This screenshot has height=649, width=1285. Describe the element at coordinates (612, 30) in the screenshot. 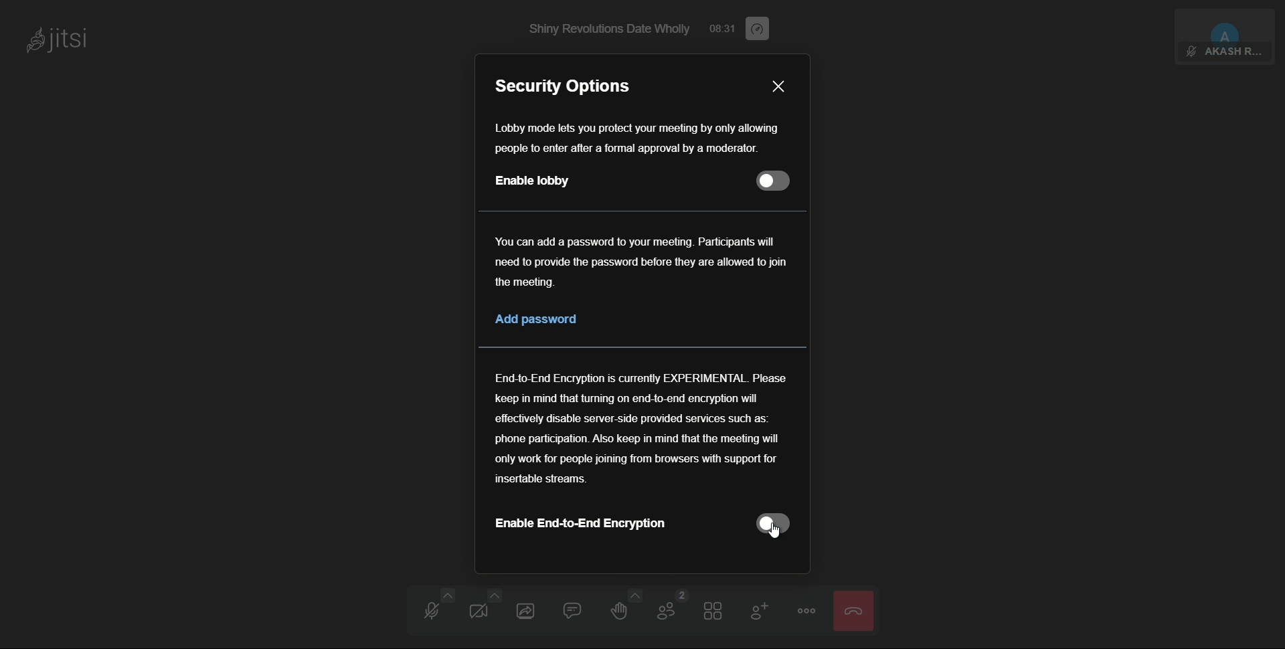

I see `shiny revolutions date wholly` at that location.